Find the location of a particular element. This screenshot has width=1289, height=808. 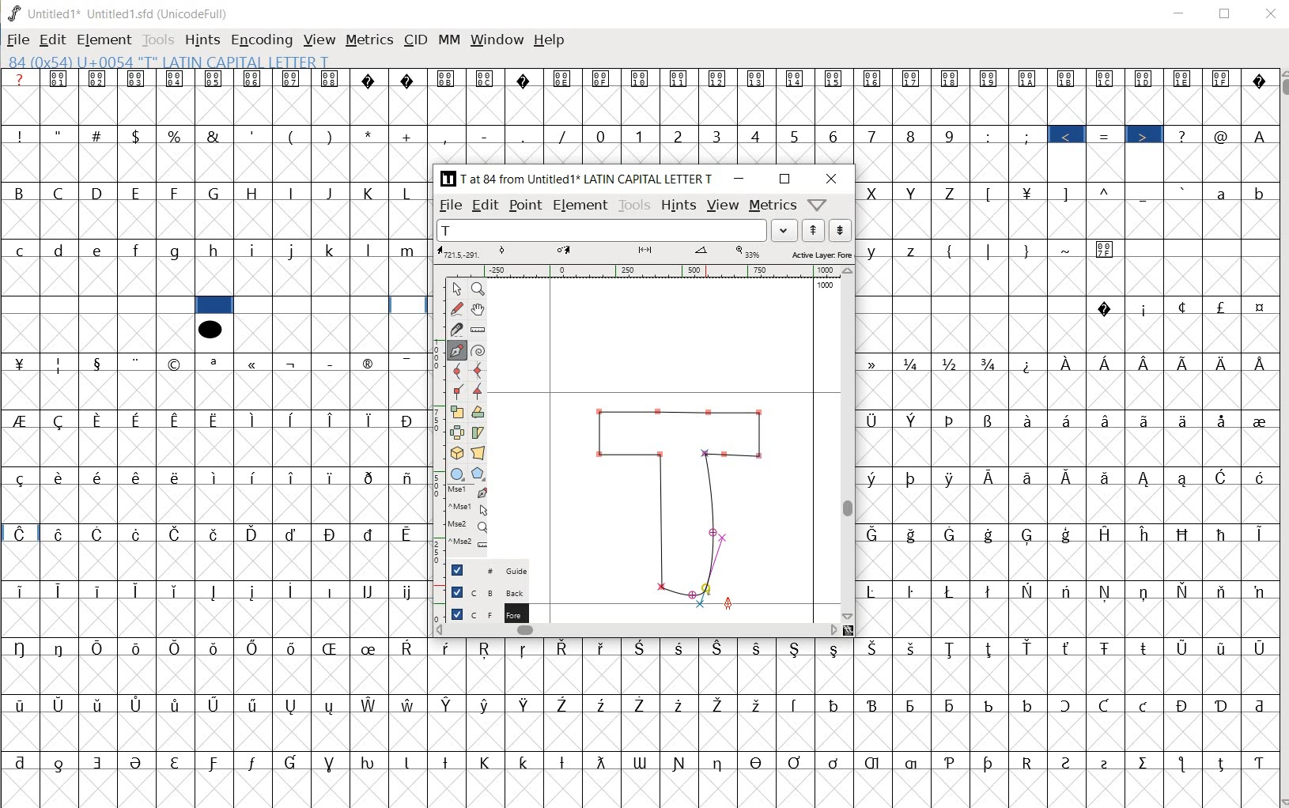

Symbol is located at coordinates (217, 593).